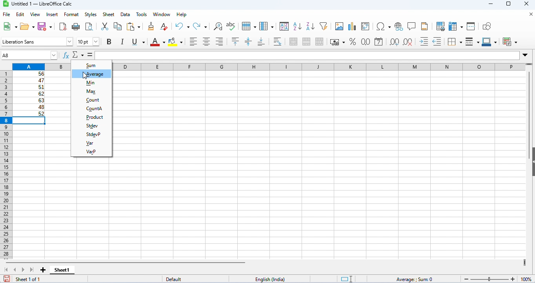 The height and width of the screenshot is (283, 535). Describe the element at coordinates (193, 42) in the screenshot. I see `align left` at that location.